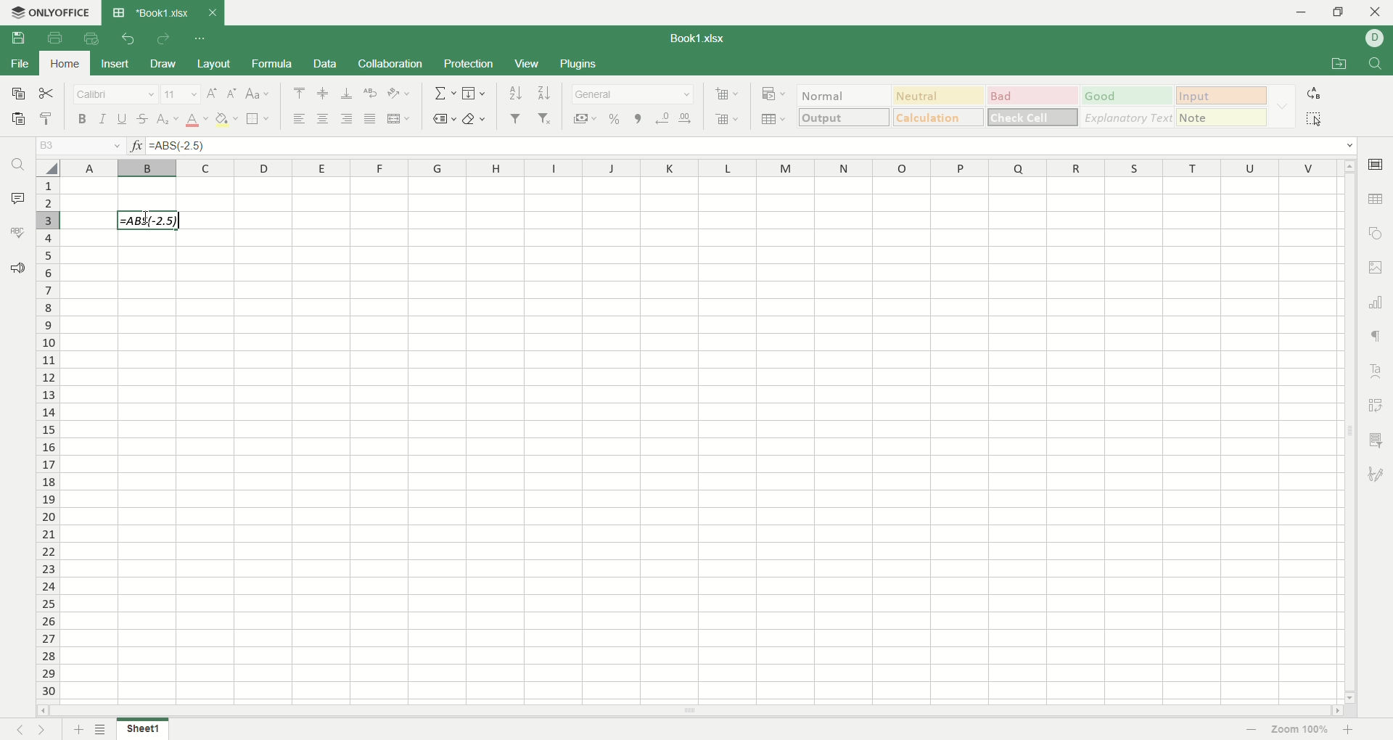  I want to click on signature, so click(1378, 472).